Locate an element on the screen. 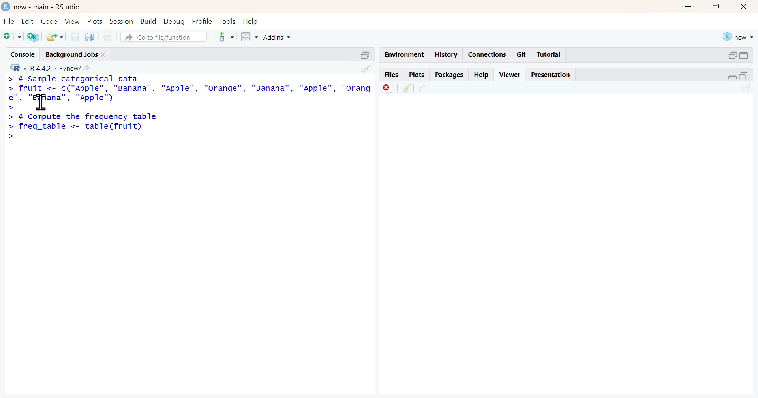 The width and height of the screenshot is (758, 398). plots is located at coordinates (95, 22).